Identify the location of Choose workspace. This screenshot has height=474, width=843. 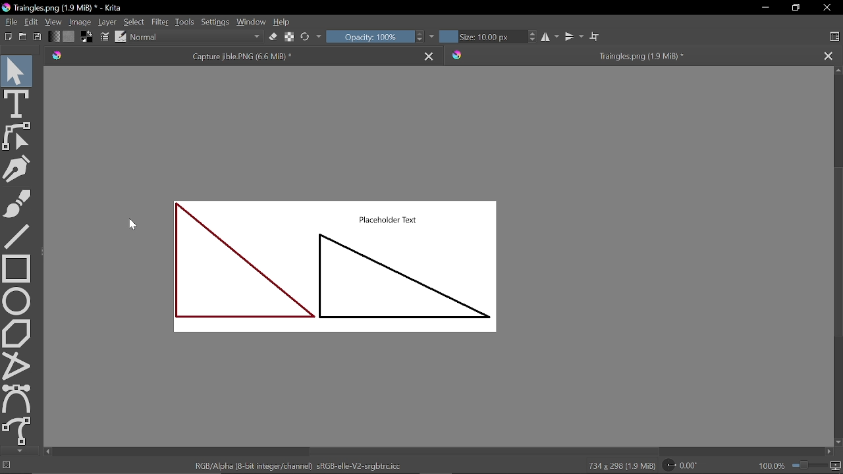
(836, 37).